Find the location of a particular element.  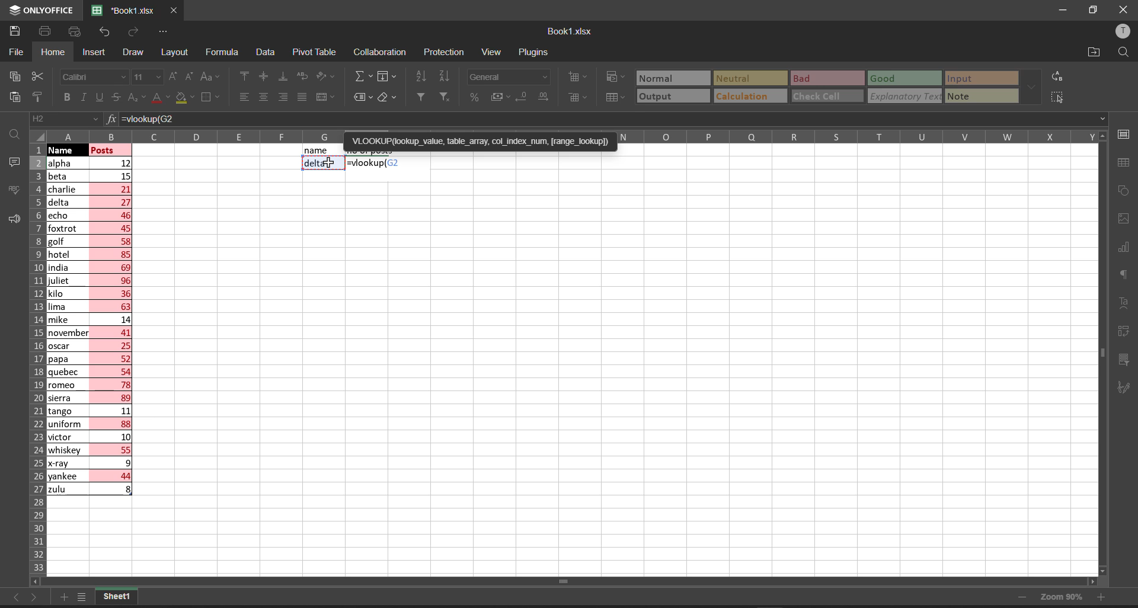

clear filters is located at coordinates (445, 96).